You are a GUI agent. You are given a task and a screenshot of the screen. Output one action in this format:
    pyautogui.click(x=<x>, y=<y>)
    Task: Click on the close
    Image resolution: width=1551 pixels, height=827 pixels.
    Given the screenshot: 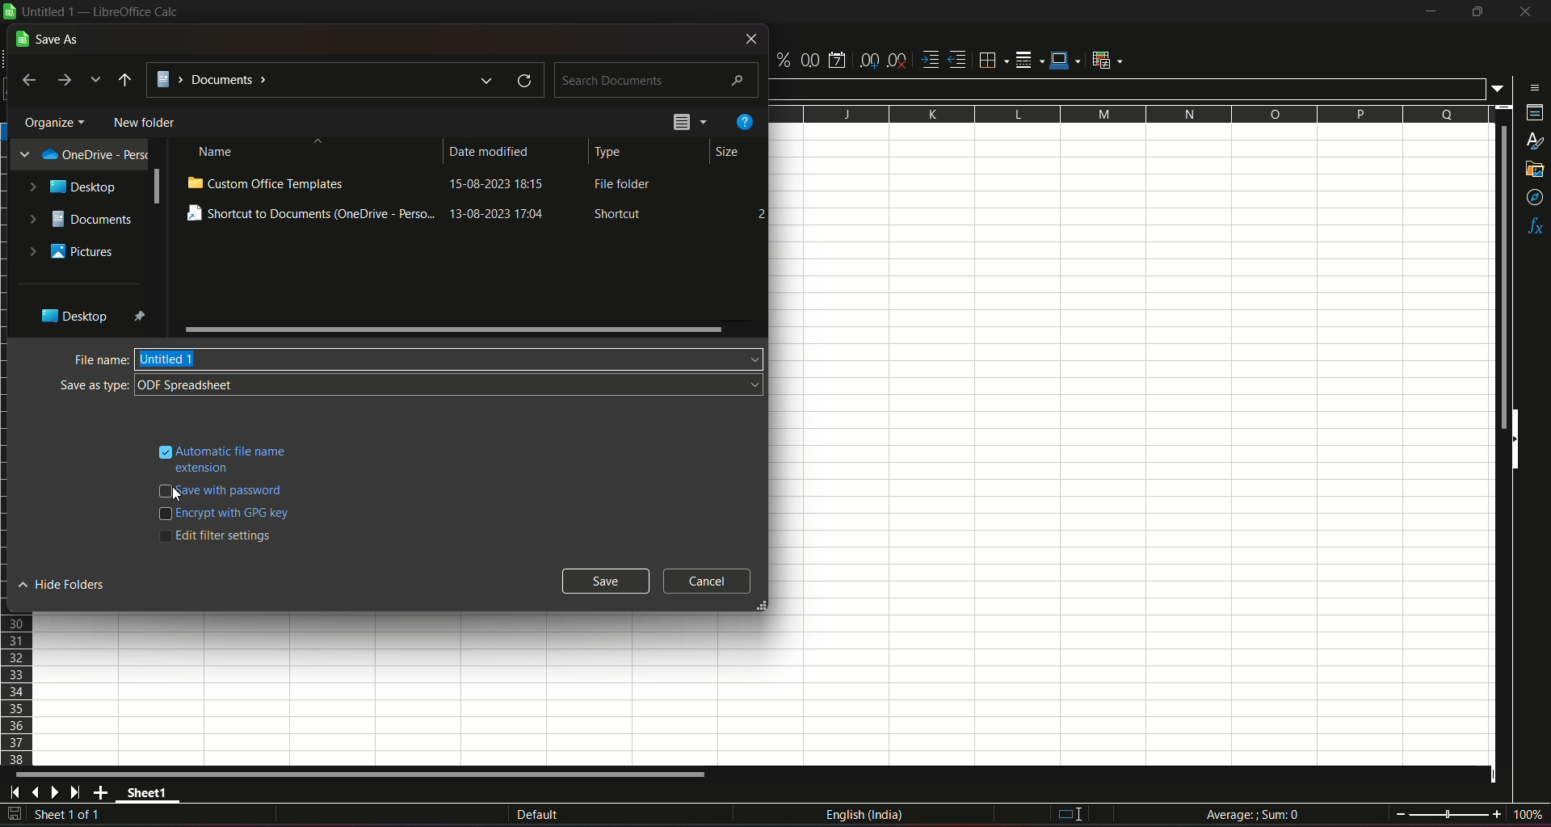 What is the action you would take?
    pyautogui.click(x=1522, y=15)
    